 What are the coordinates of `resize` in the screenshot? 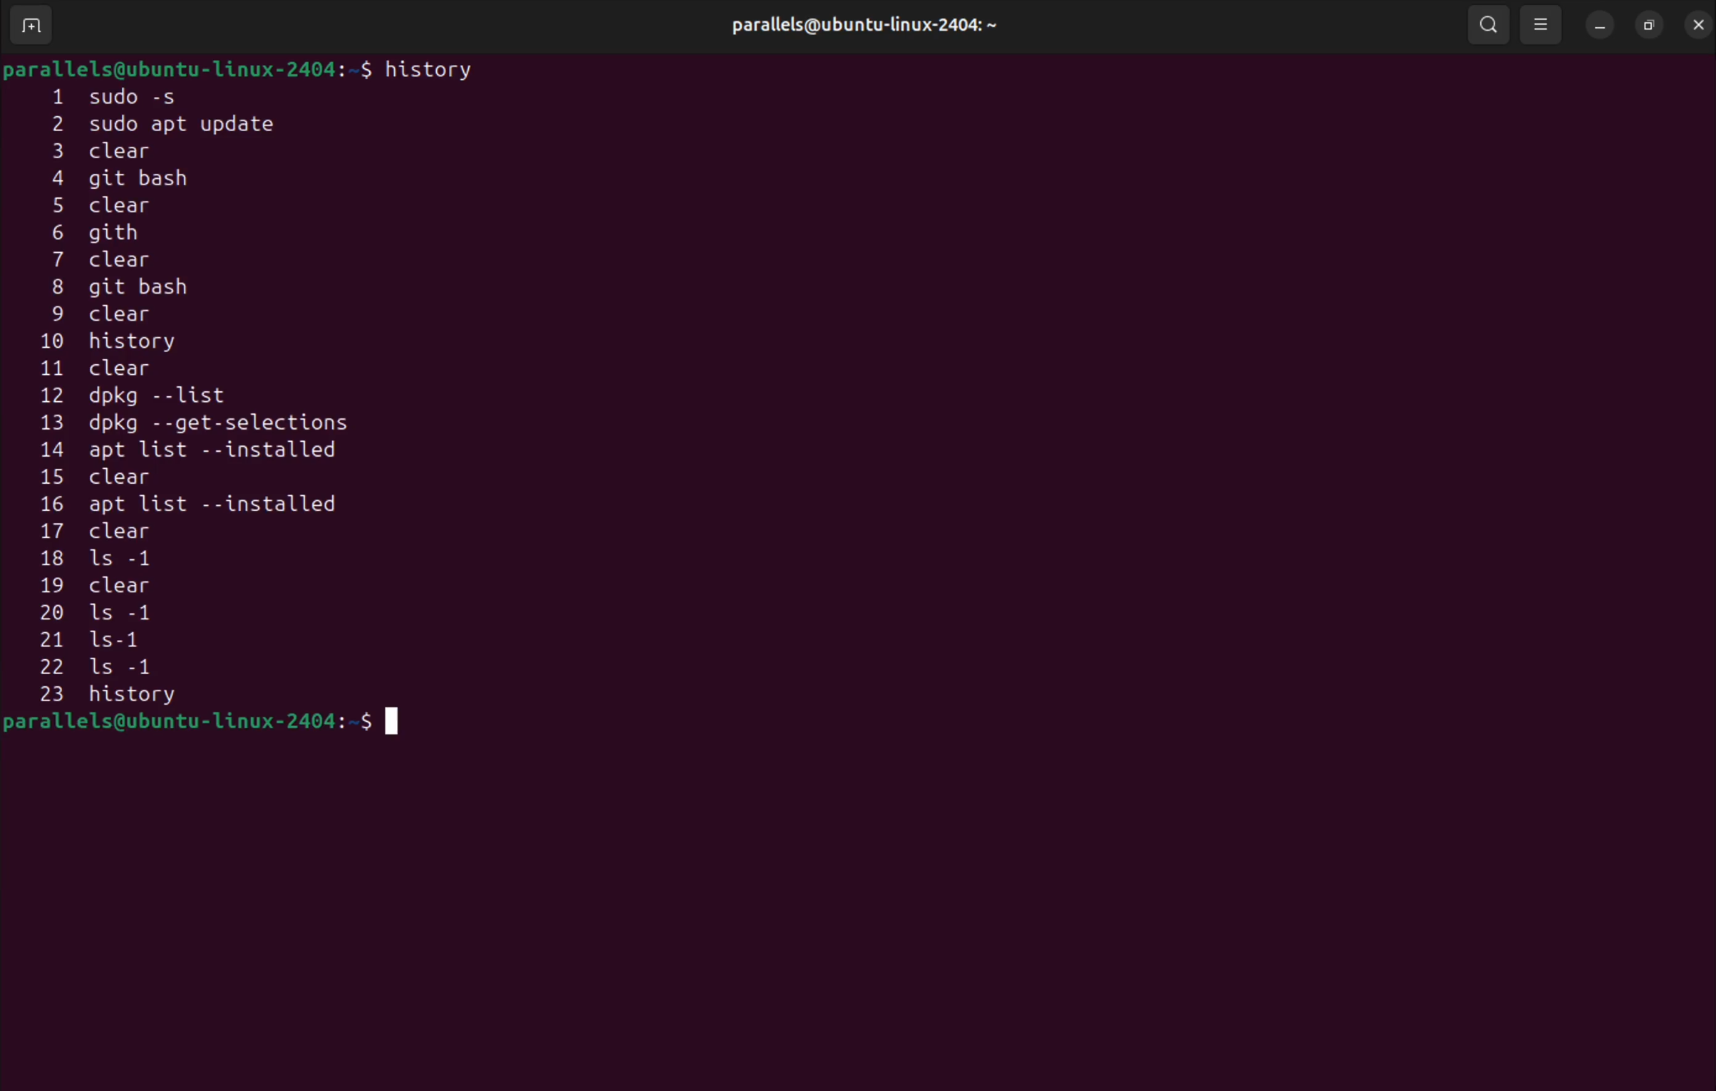 It's located at (1649, 22).